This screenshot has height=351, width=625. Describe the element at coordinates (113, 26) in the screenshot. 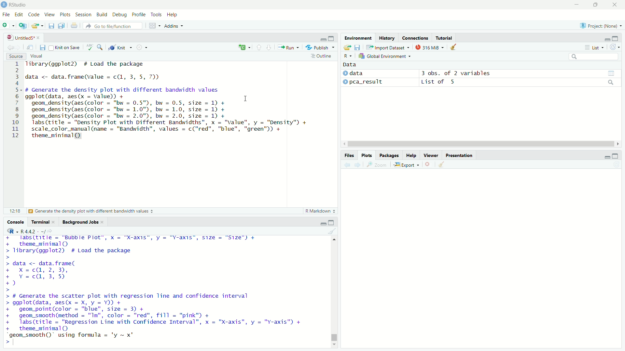

I see `Go to file/function` at that location.